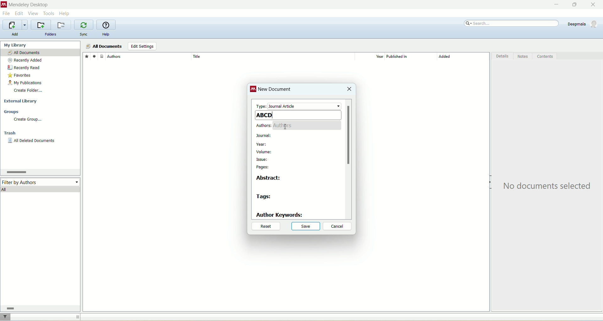 Image resolution: width=603 pixels, height=321 pixels. I want to click on mendeley desktop, so click(28, 5).